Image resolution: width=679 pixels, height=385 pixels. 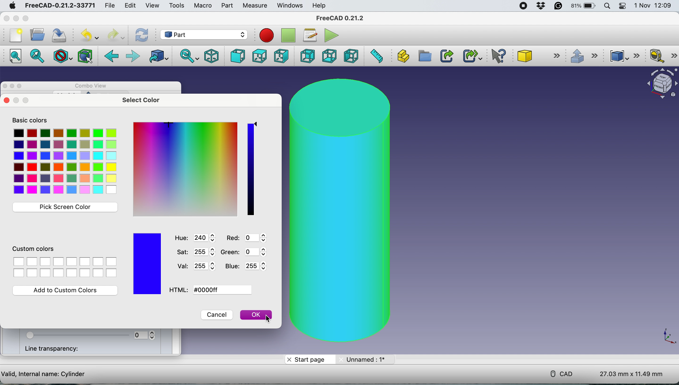 What do you see at coordinates (204, 6) in the screenshot?
I see `macro` at bounding box center [204, 6].